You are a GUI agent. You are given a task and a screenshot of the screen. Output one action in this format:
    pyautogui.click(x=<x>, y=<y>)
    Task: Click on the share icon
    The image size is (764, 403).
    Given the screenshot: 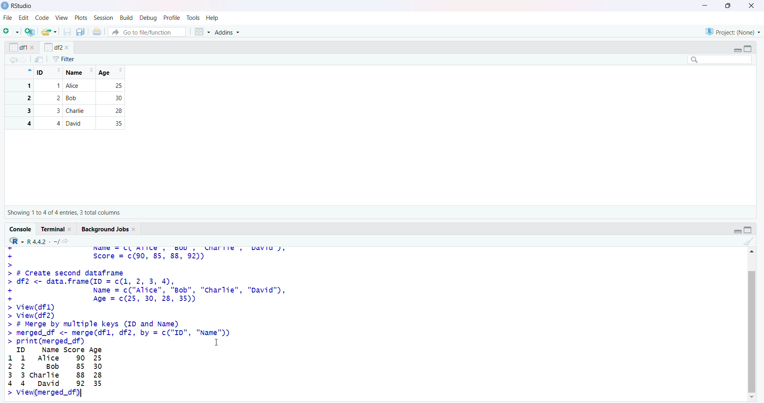 What is the action you would take?
    pyautogui.click(x=66, y=241)
    